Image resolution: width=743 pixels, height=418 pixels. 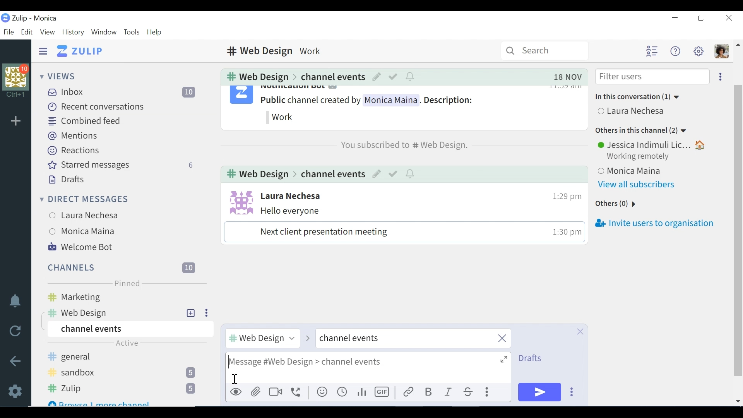 What do you see at coordinates (532, 358) in the screenshot?
I see `Drafts` at bounding box center [532, 358].